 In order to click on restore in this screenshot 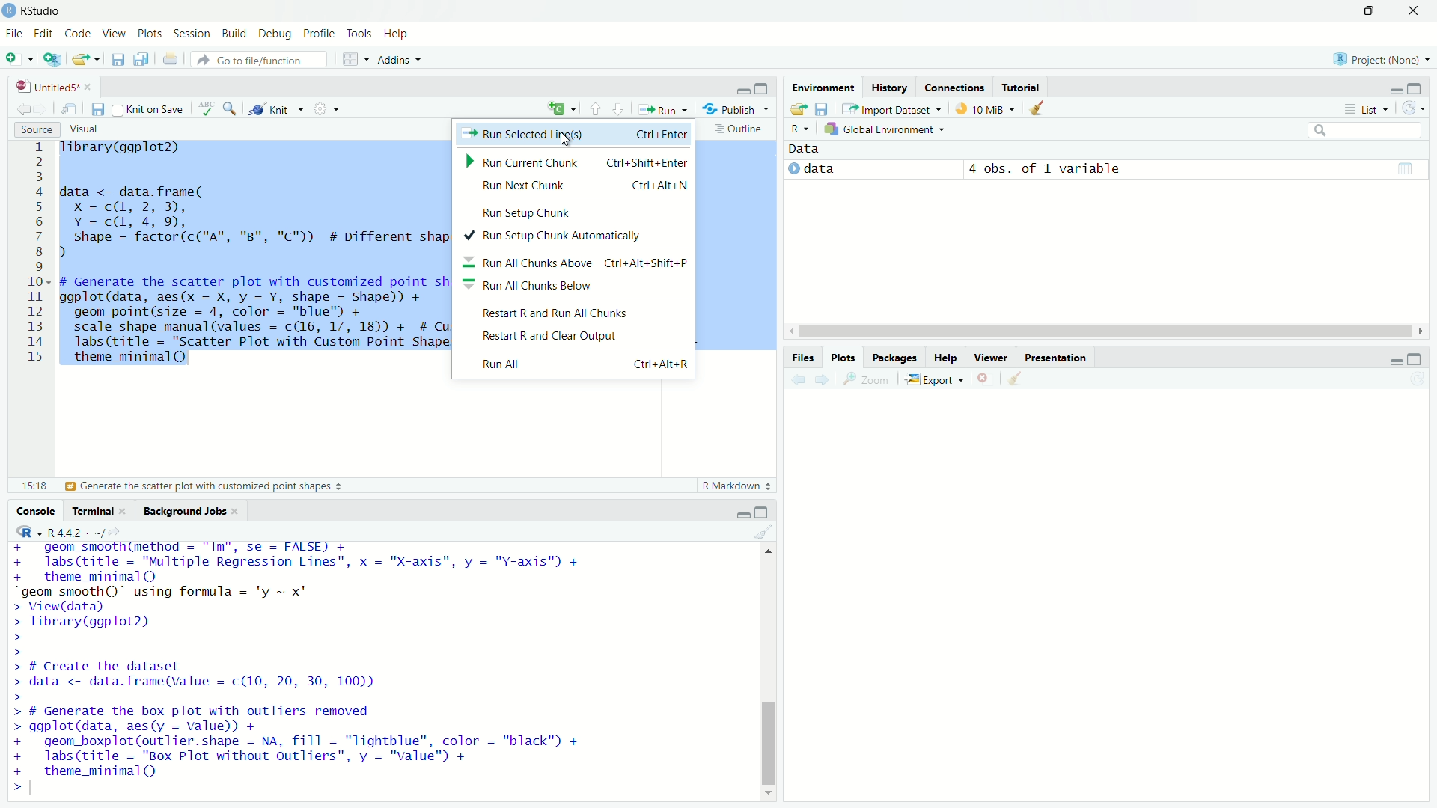, I will do `click(1370, 11)`.